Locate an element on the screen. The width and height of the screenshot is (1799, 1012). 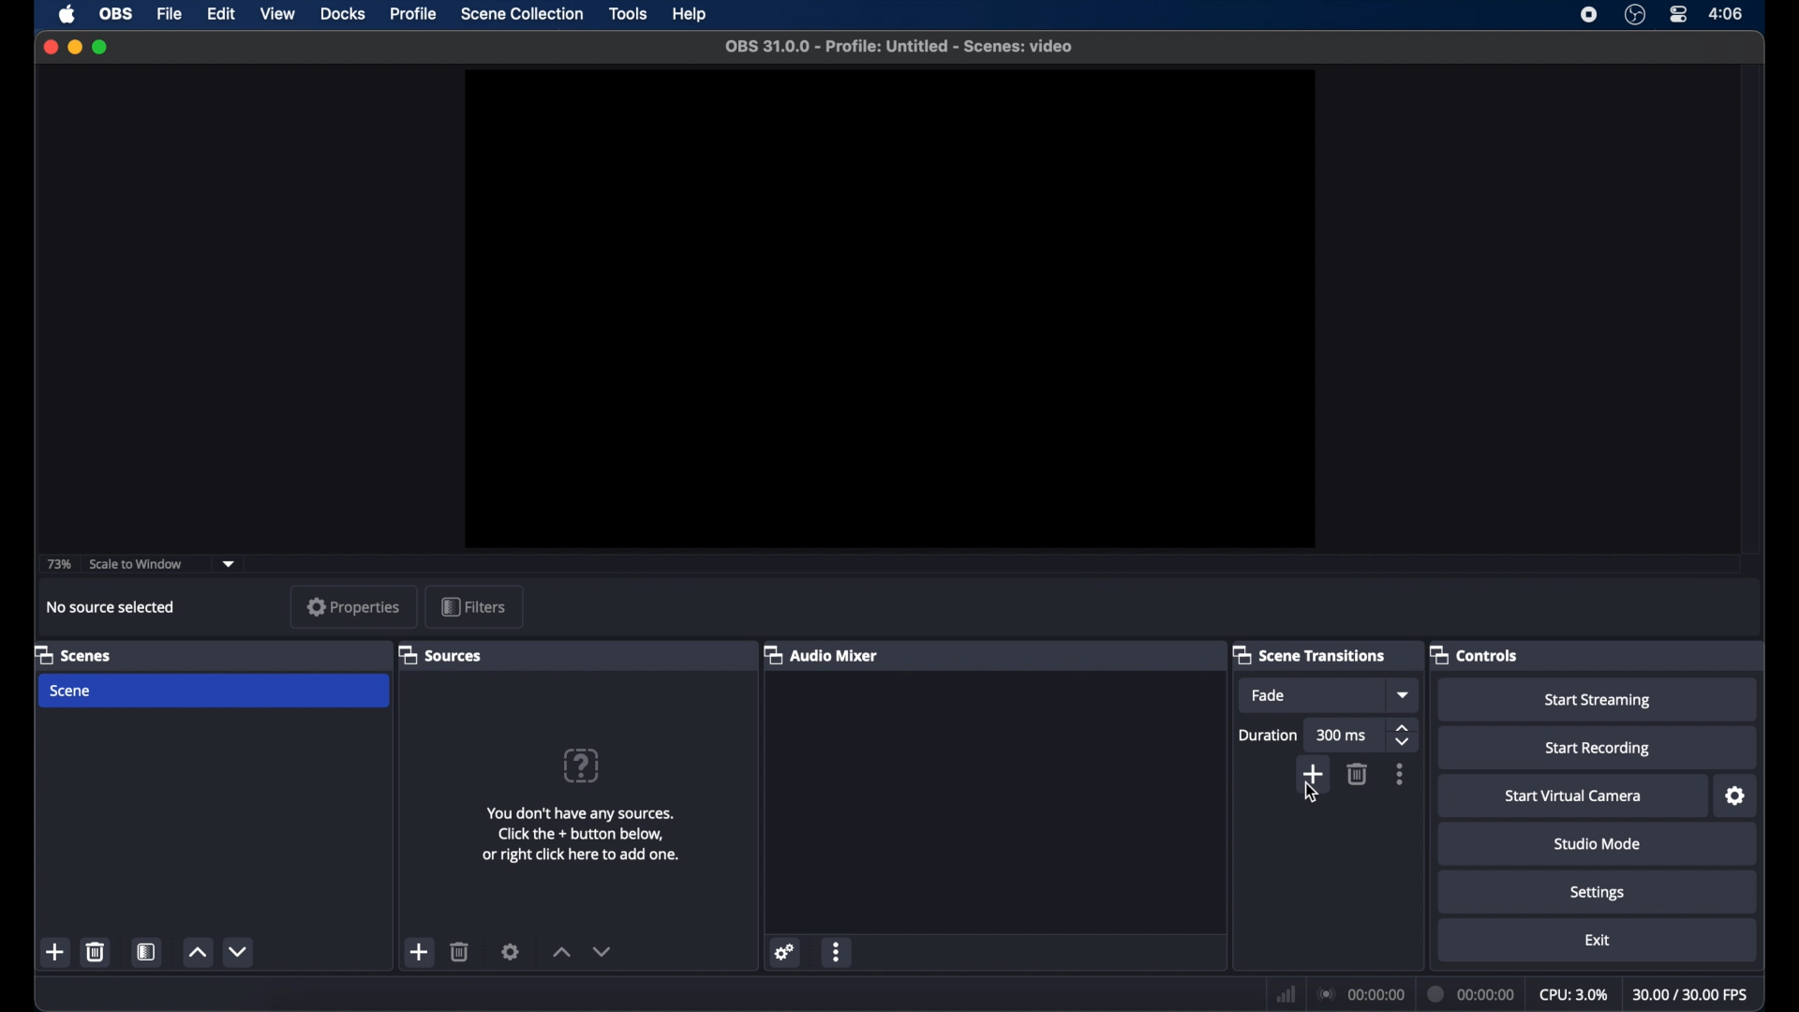
73% is located at coordinates (58, 564).